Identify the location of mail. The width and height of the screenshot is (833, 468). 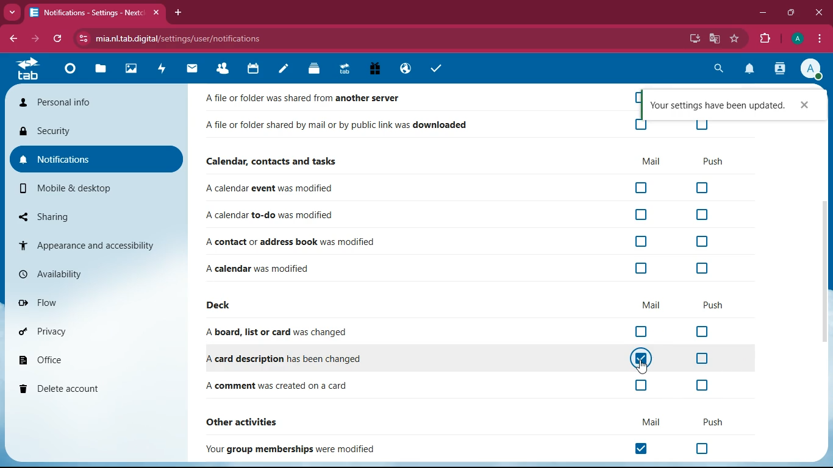
(652, 305).